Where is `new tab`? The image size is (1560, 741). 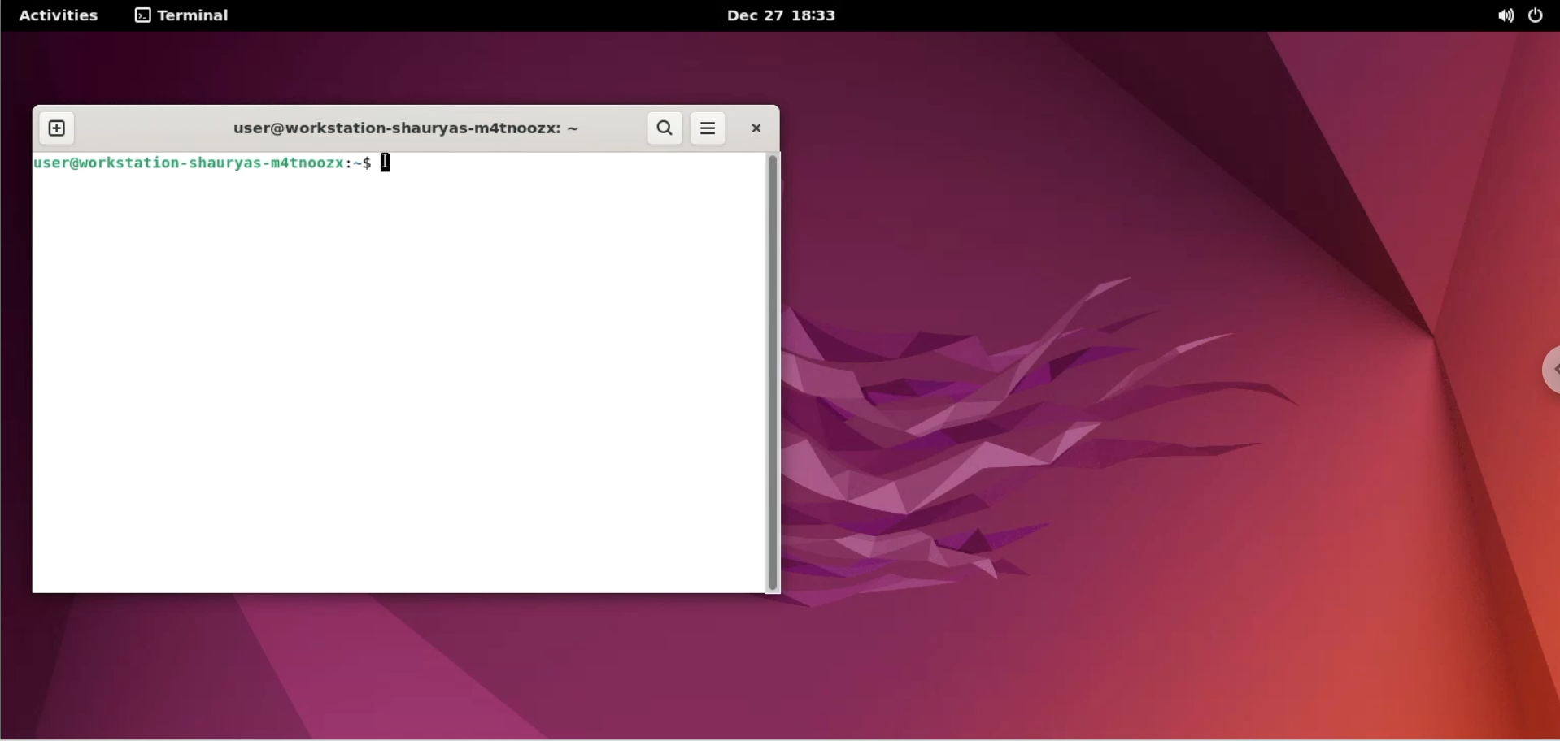
new tab is located at coordinates (55, 127).